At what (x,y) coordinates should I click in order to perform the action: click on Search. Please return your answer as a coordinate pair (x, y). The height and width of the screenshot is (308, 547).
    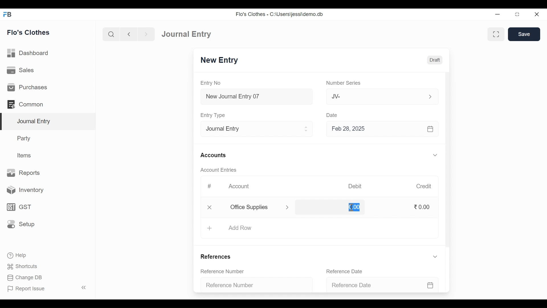
    Looking at the image, I should click on (111, 35).